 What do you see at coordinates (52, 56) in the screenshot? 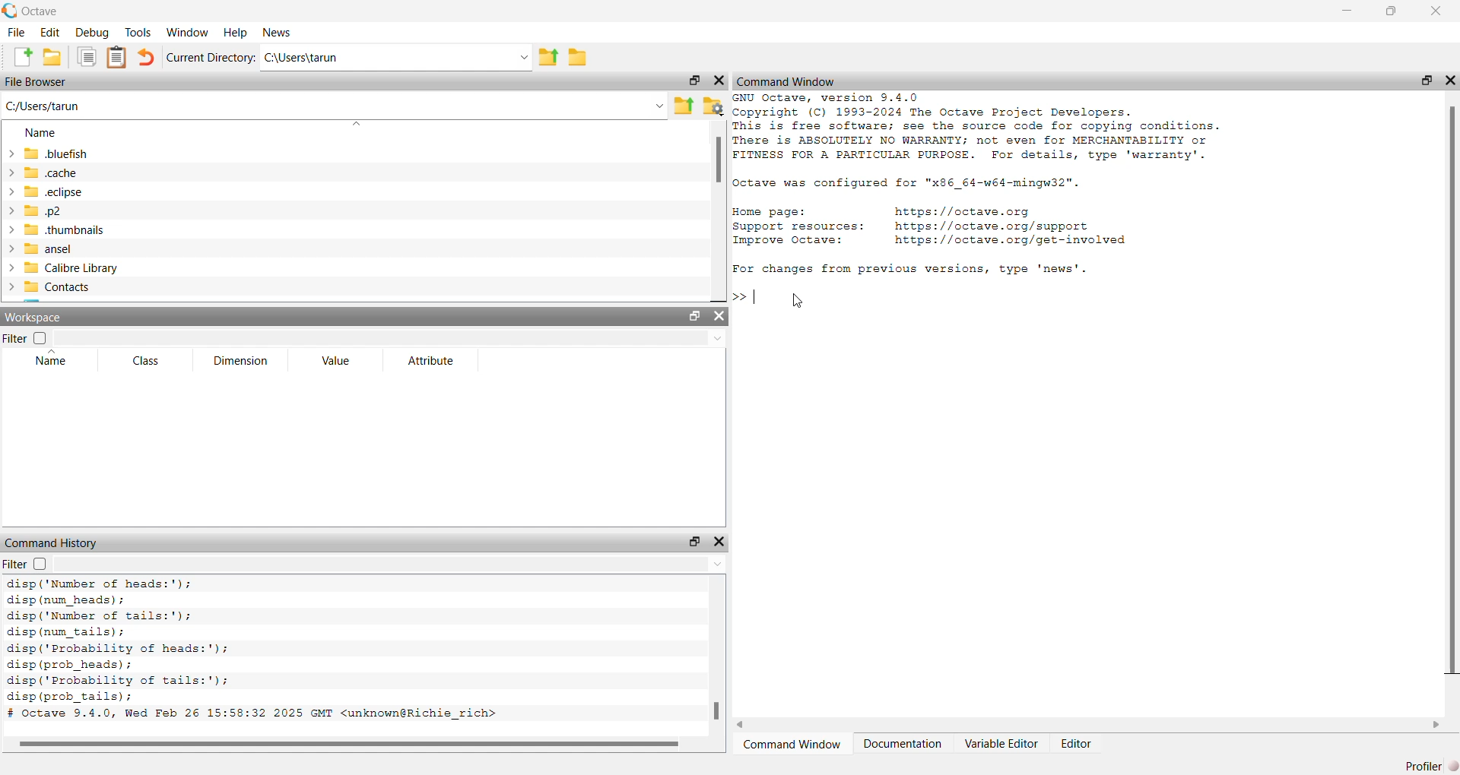
I see `Open an existing file in editor` at bounding box center [52, 56].